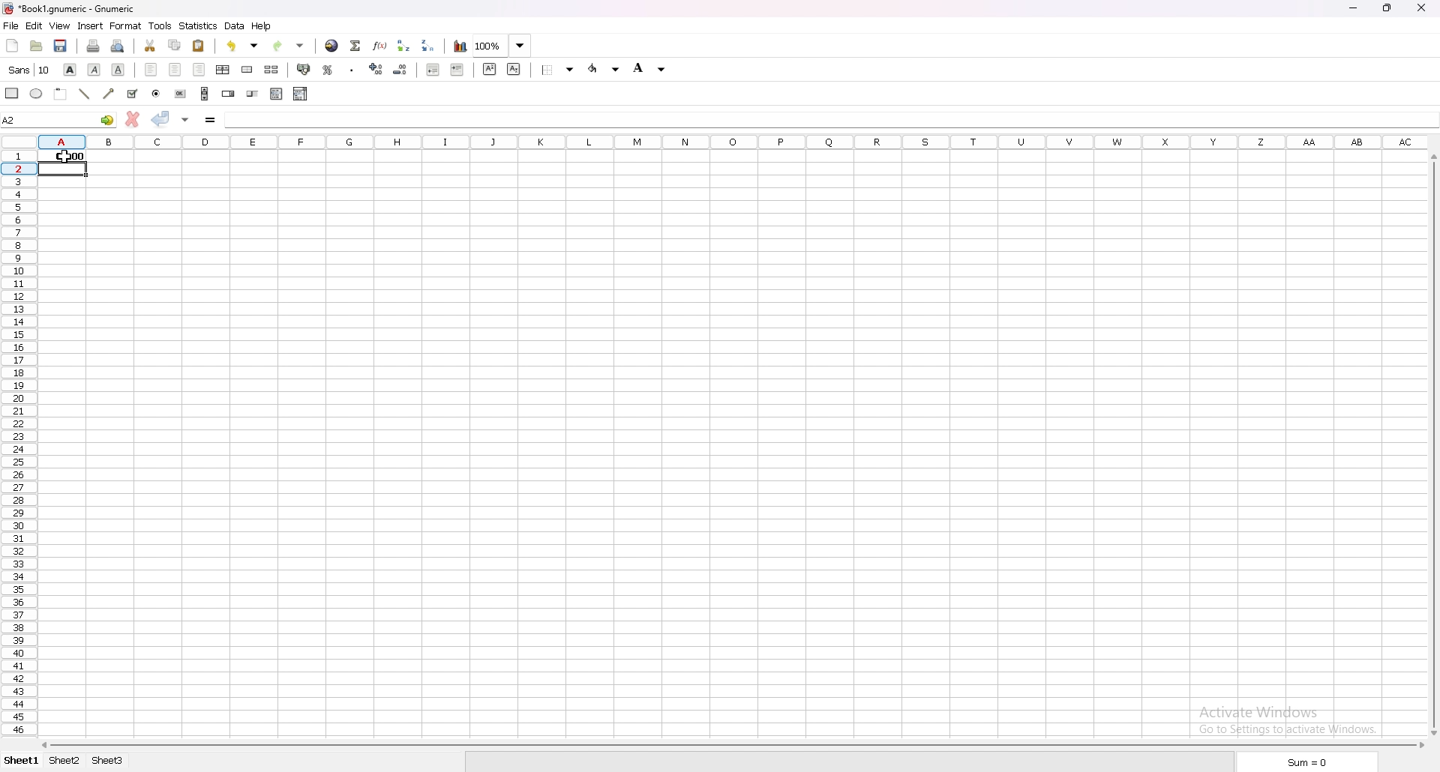  I want to click on save, so click(62, 46).